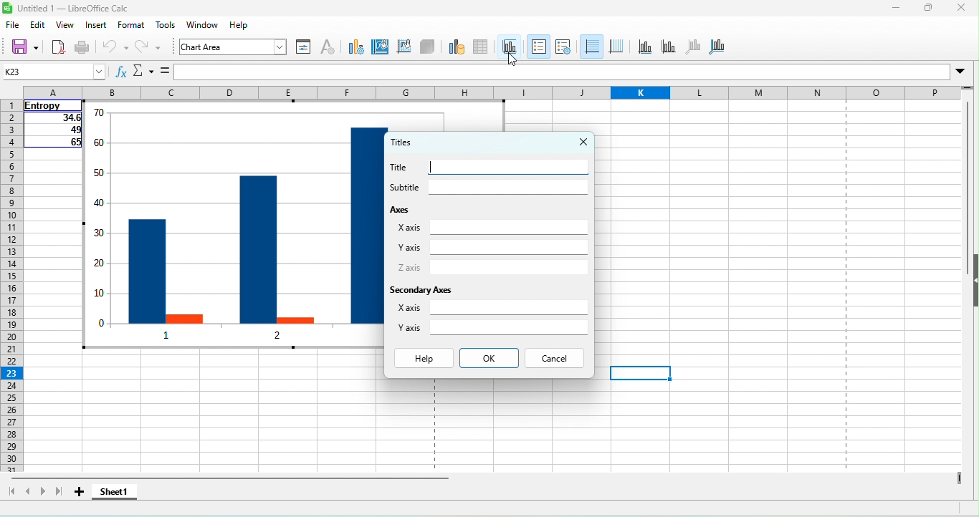  Describe the element at coordinates (510, 42) in the screenshot. I see `titles` at that location.